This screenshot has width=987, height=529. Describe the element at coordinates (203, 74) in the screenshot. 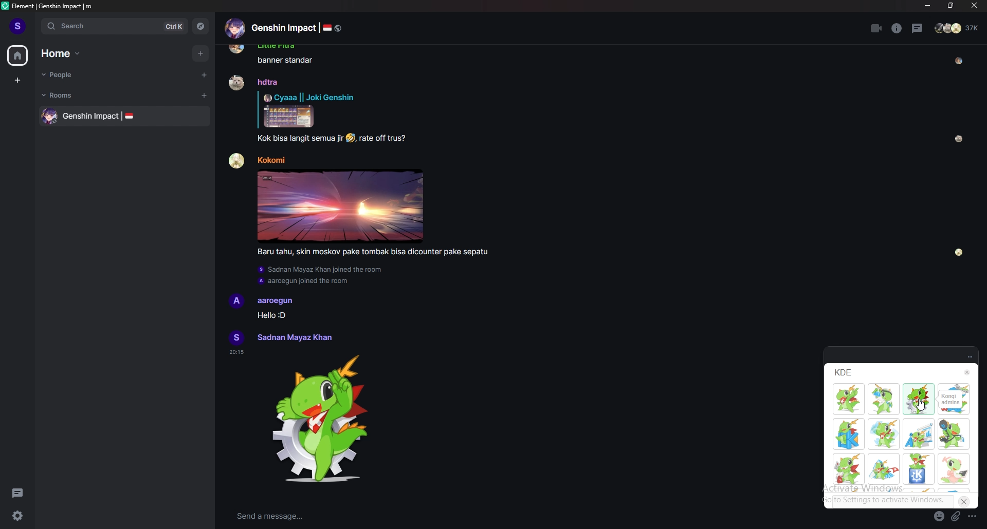

I see `start chat` at that location.